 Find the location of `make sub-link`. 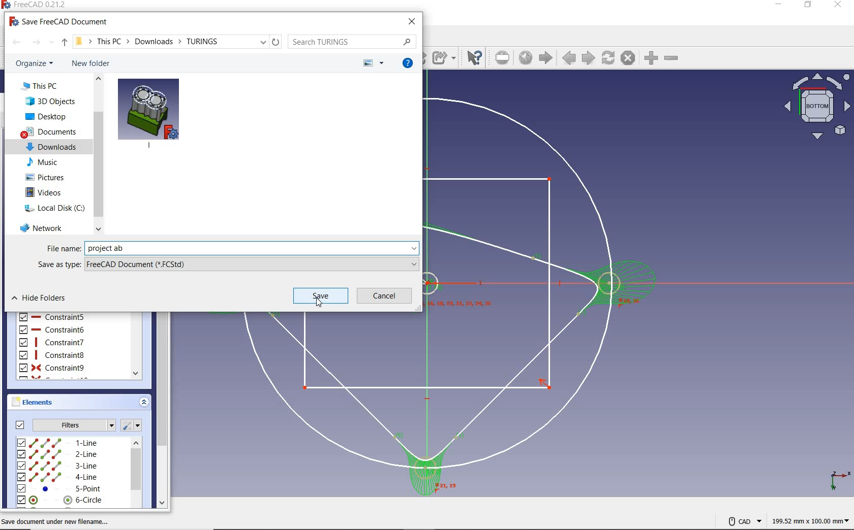

make sub-link is located at coordinates (444, 57).